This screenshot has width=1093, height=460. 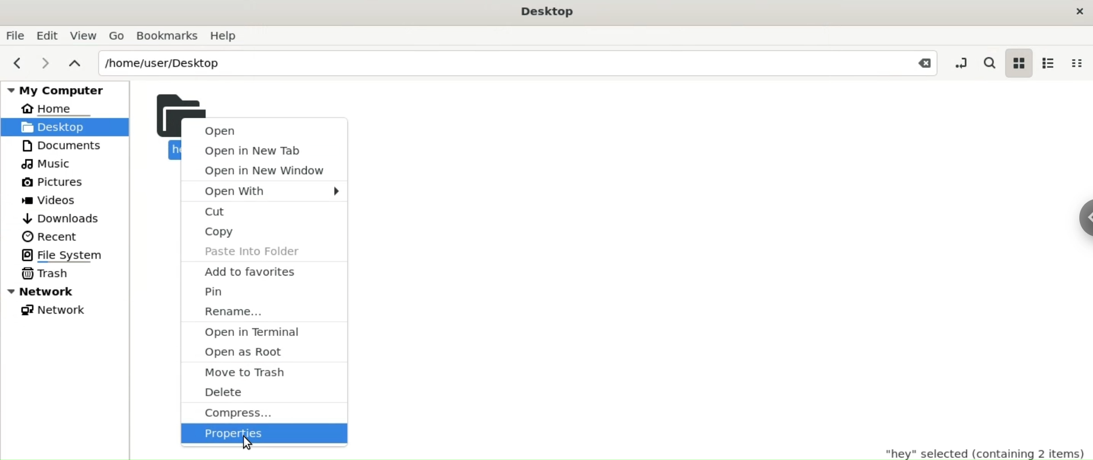 What do you see at coordinates (52, 310) in the screenshot?
I see `Network` at bounding box center [52, 310].